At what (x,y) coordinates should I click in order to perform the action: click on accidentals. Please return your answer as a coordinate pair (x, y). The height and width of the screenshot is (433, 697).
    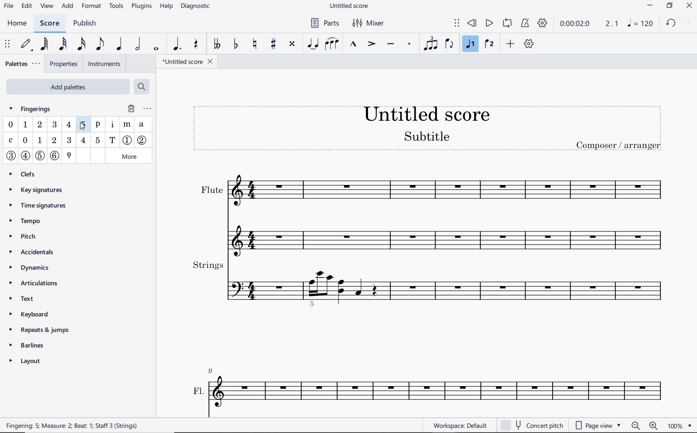
    Looking at the image, I should click on (34, 252).